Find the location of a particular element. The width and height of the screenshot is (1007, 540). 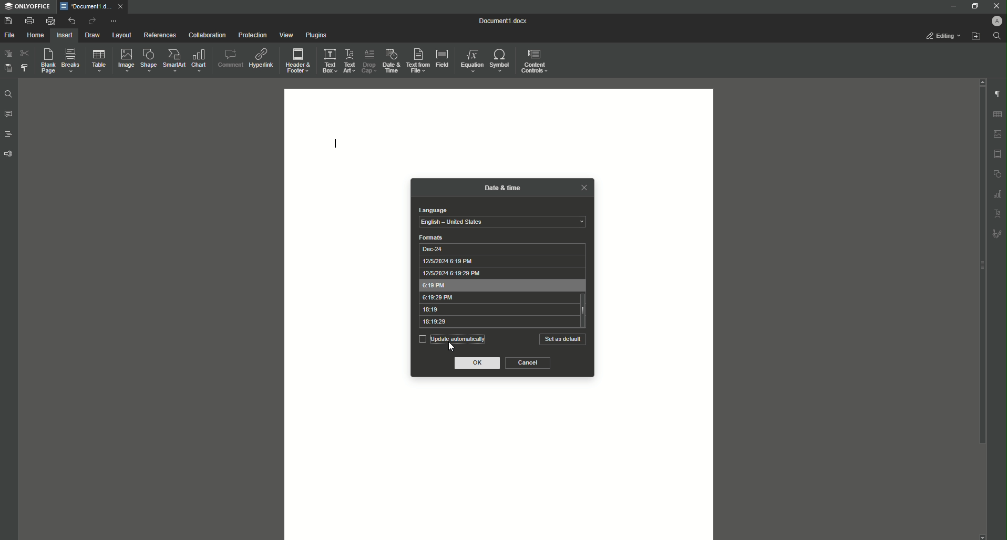

Choose Style is located at coordinates (25, 68).